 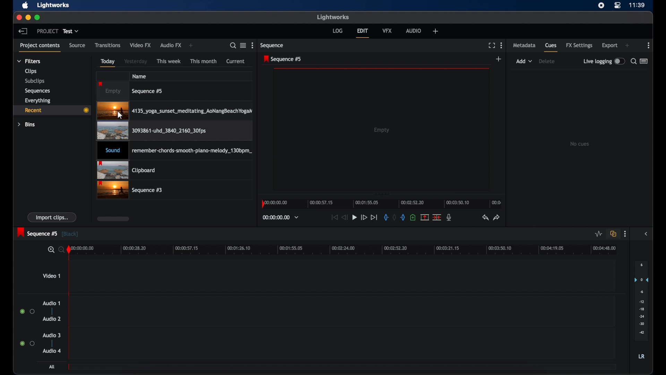 I want to click on jump to end, so click(x=374, y=218).